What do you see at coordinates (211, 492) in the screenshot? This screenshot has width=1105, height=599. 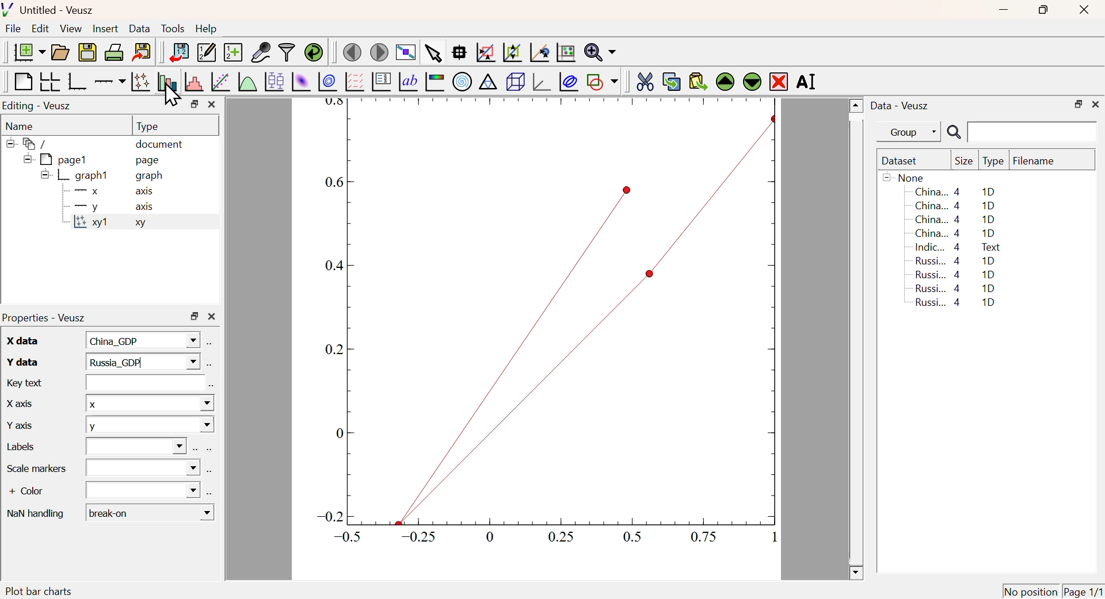 I see `Select using dataset Browser` at bounding box center [211, 492].